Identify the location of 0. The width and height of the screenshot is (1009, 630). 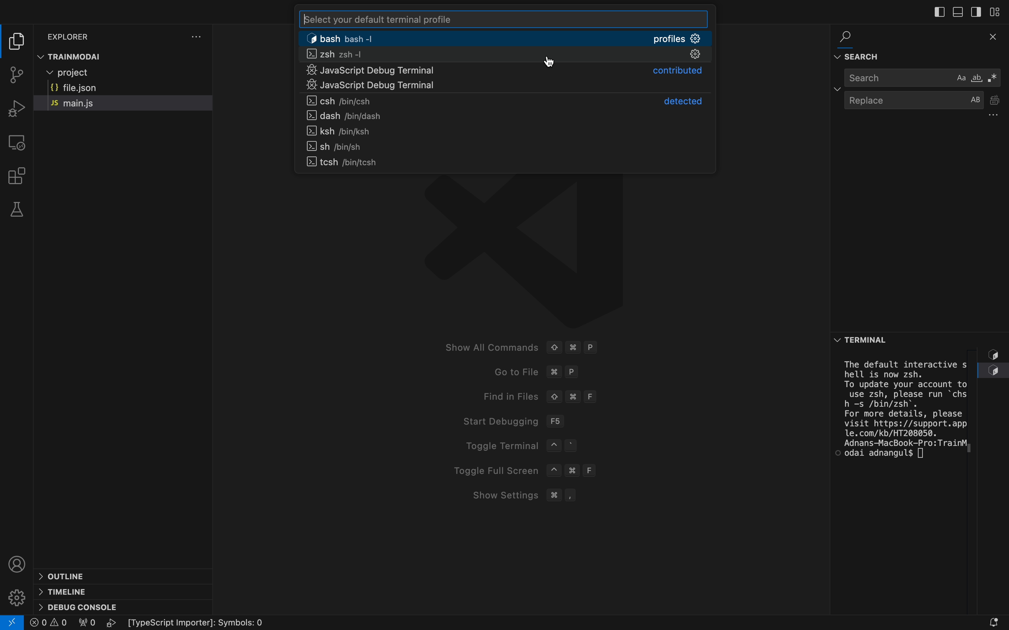
(49, 623).